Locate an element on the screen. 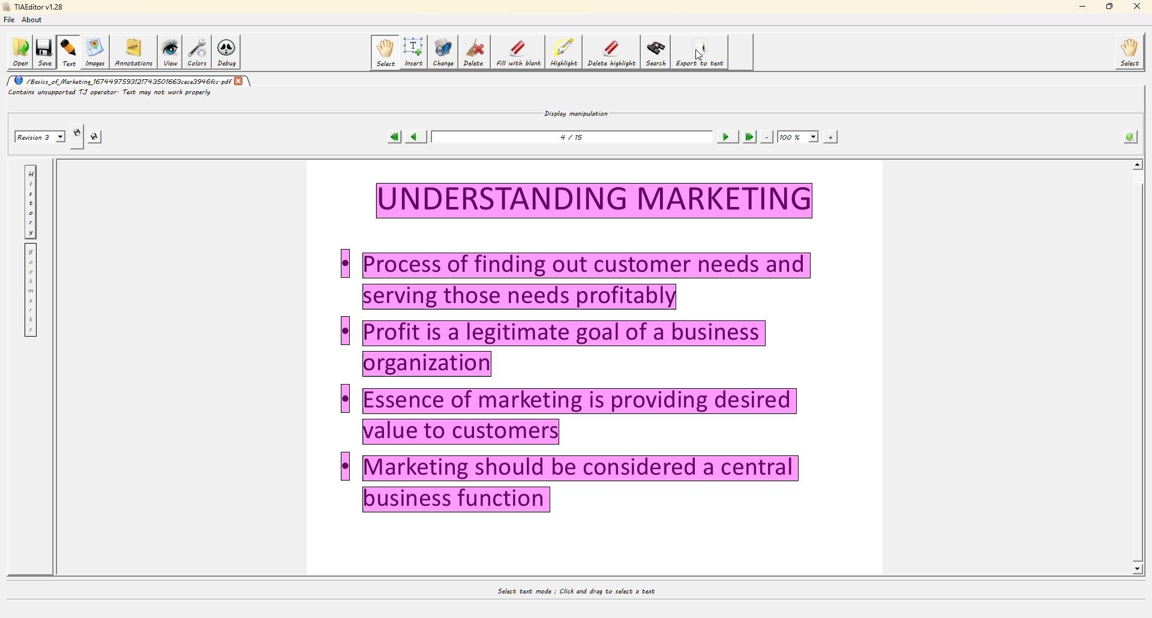  close is located at coordinates (1139, 8).